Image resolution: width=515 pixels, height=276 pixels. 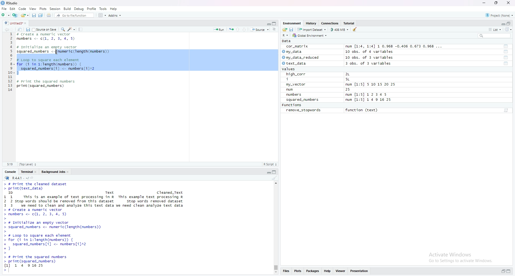 What do you see at coordinates (275, 29) in the screenshot?
I see `Document outline` at bounding box center [275, 29].